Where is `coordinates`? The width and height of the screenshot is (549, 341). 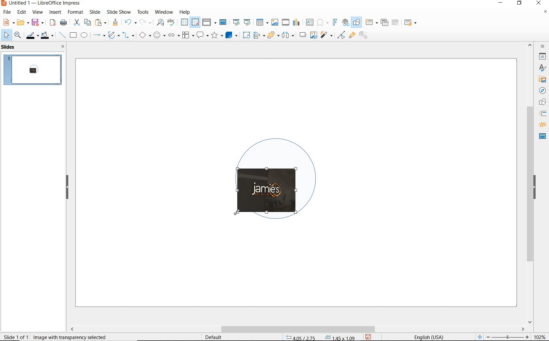
coordinates is located at coordinates (320, 338).